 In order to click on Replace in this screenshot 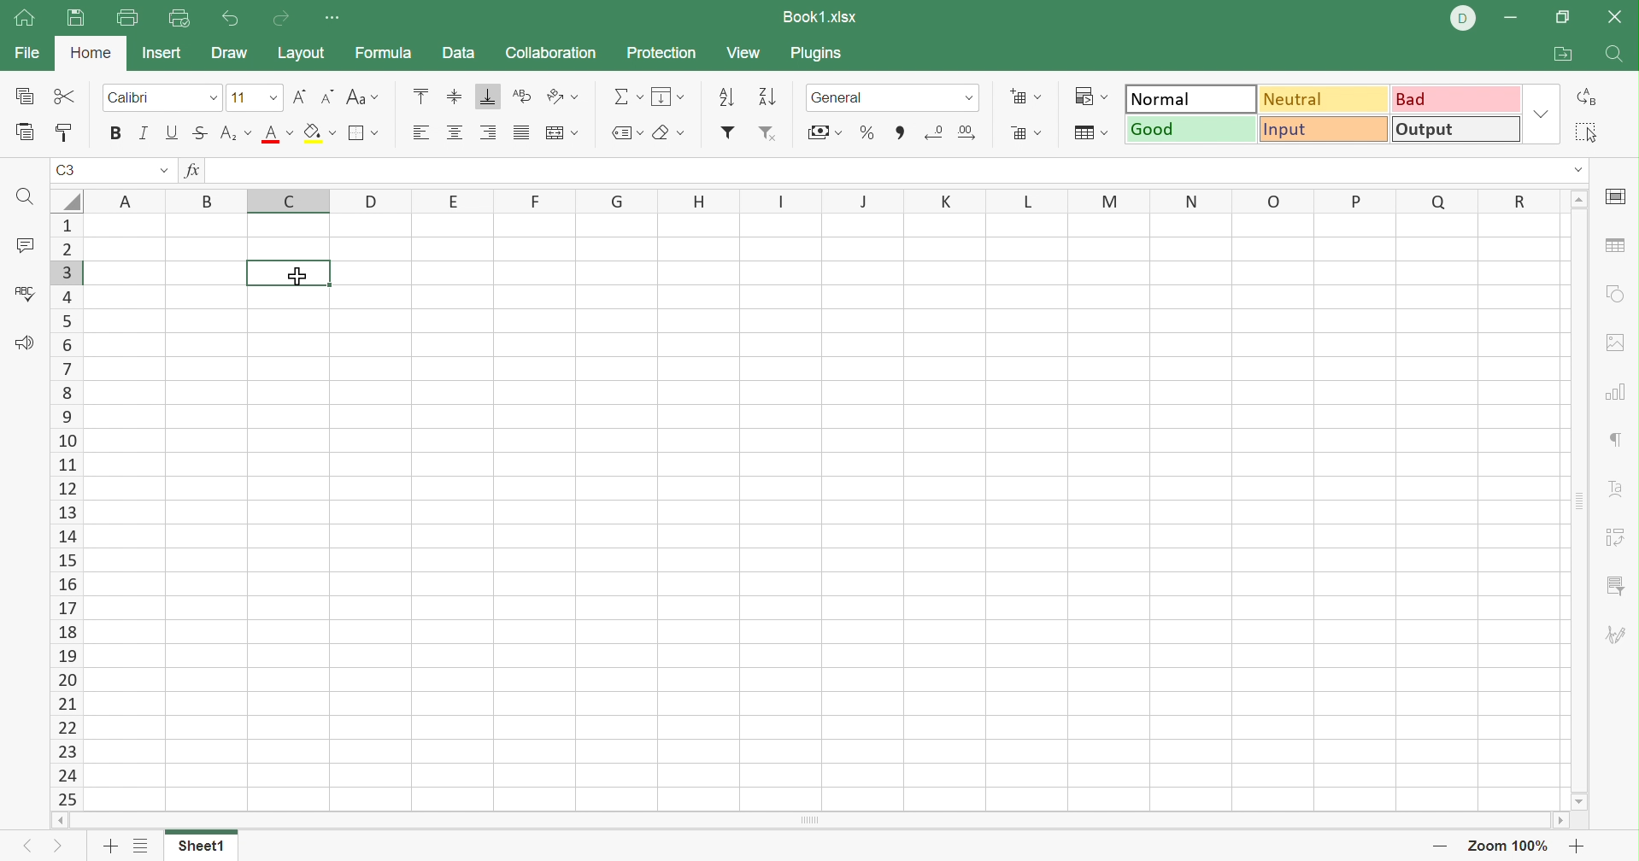, I will do `click(1583, 96)`.